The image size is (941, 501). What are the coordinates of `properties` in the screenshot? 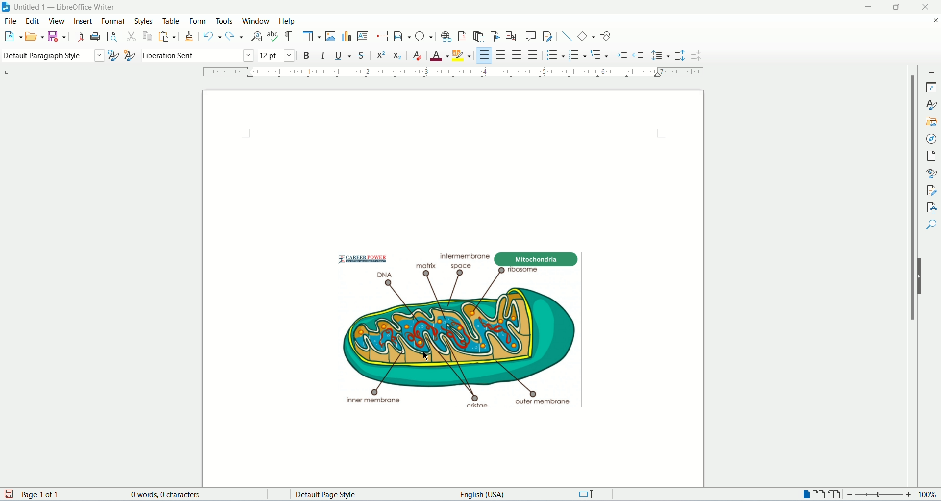 It's located at (931, 87).